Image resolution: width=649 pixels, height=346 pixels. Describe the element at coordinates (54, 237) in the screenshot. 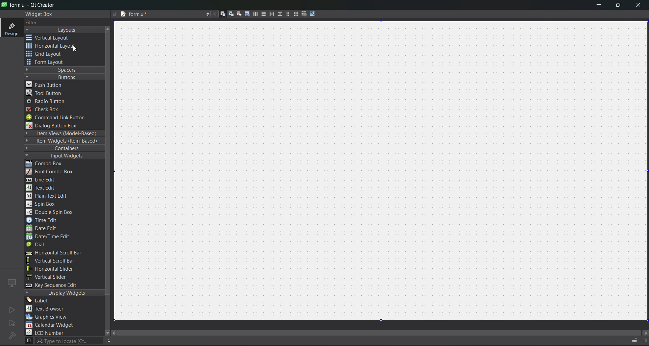

I see `date/time edit` at that location.